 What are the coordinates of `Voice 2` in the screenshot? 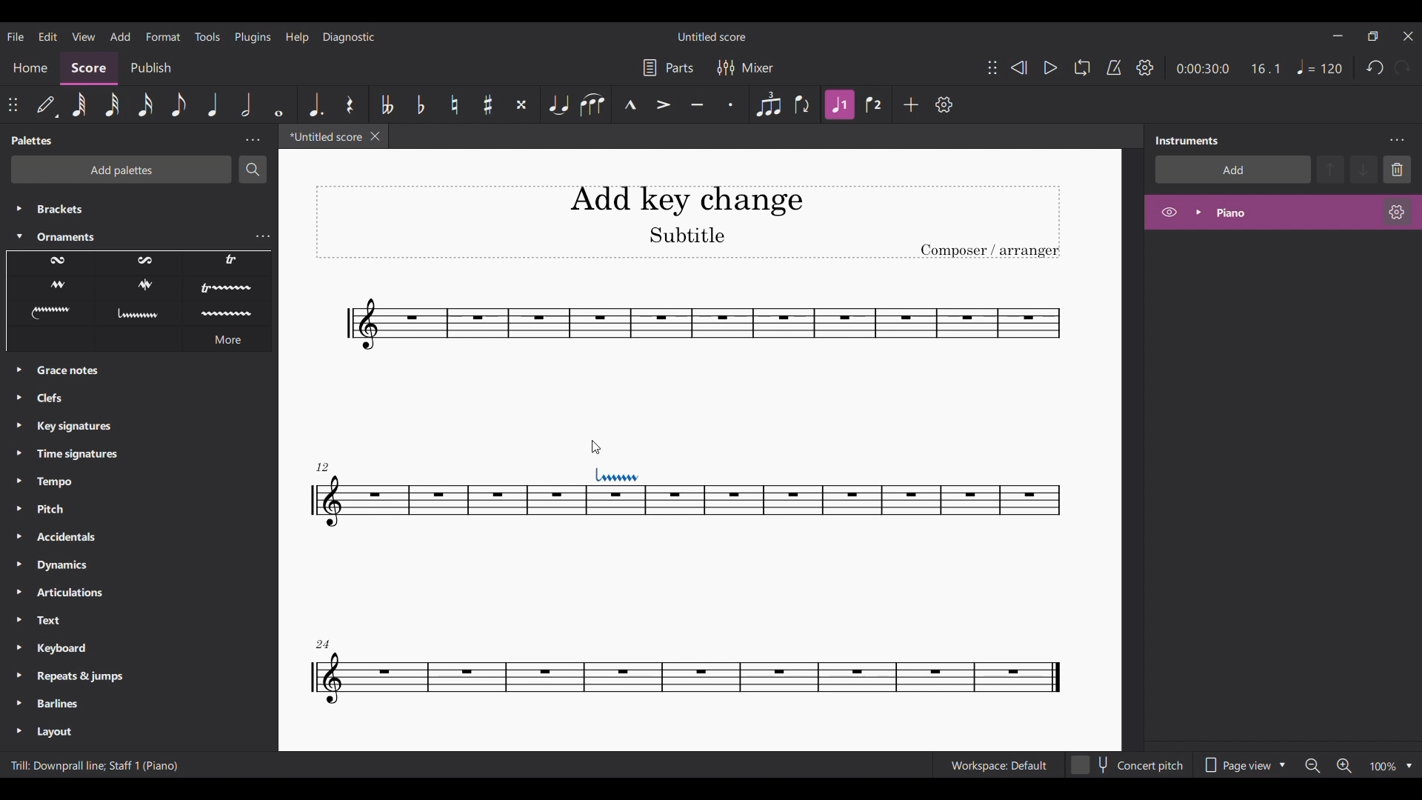 It's located at (874, 103).